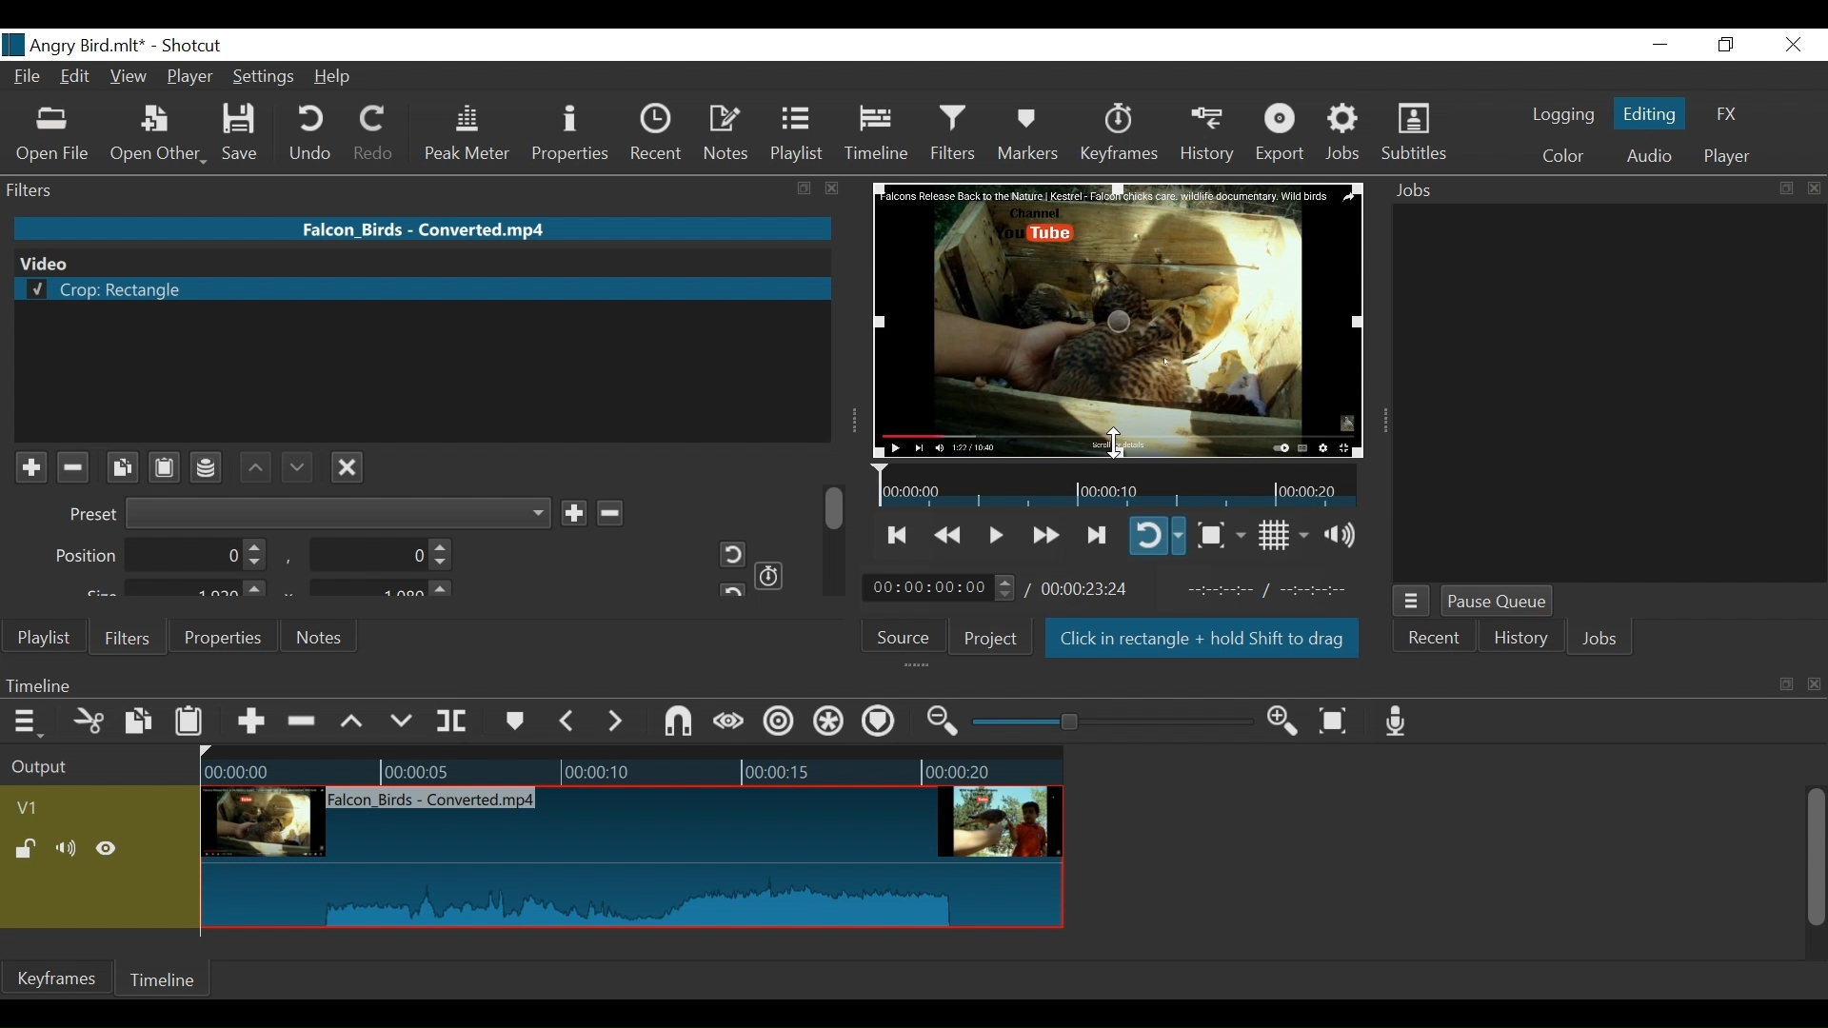 The height and width of the screenshot is (1028, 1828). I want to click on copy, so click(1786, 684).